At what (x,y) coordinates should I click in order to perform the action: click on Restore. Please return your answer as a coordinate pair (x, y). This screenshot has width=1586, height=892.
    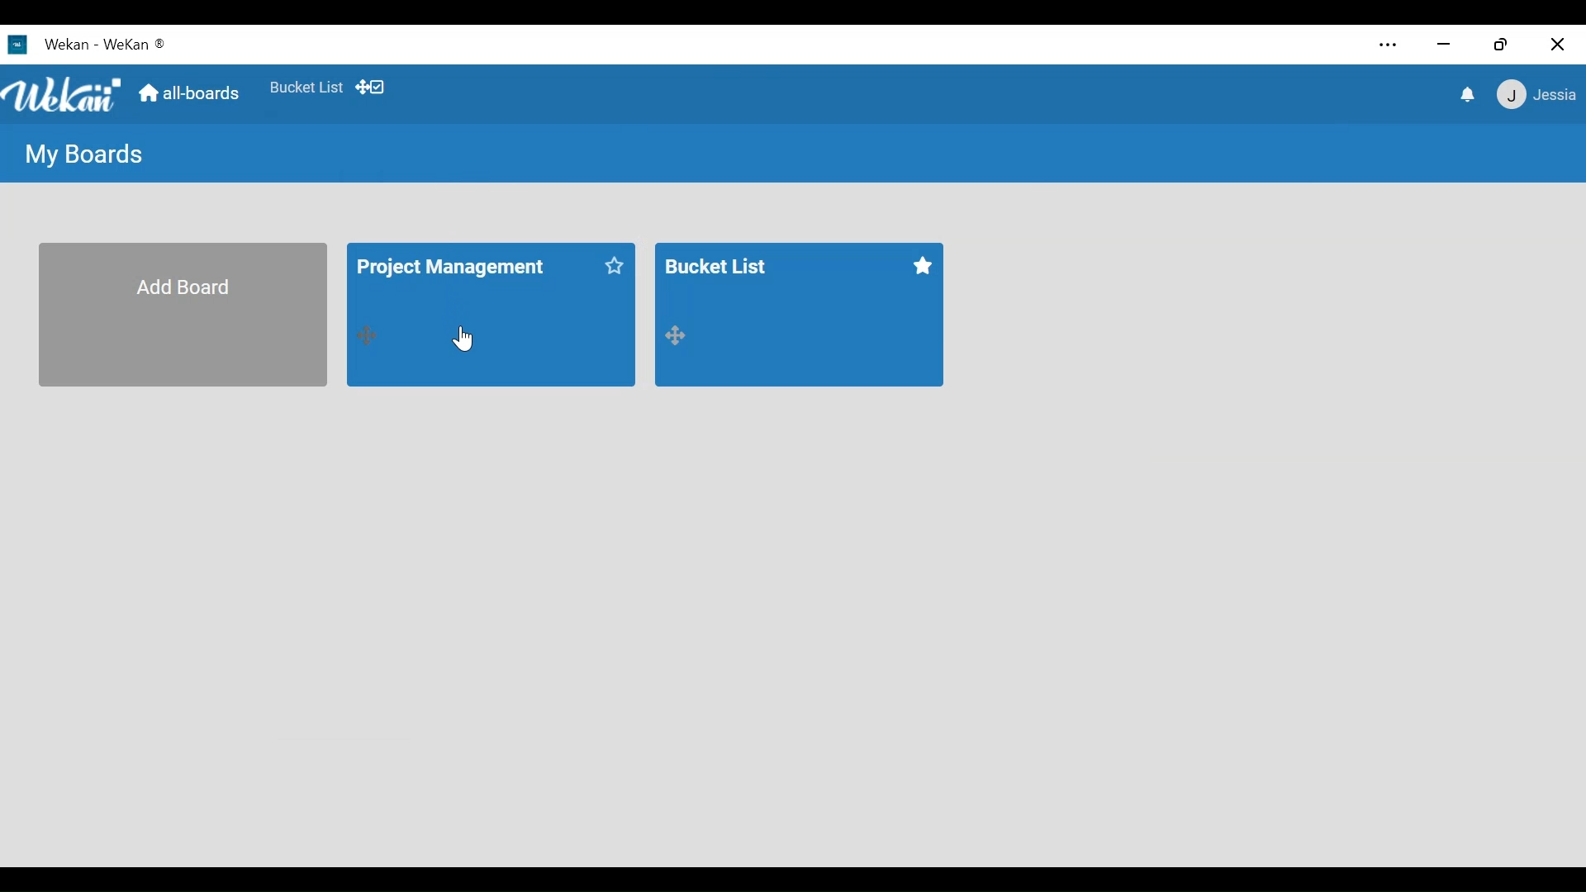
    Looking at the image, I should click on (1503, 43).